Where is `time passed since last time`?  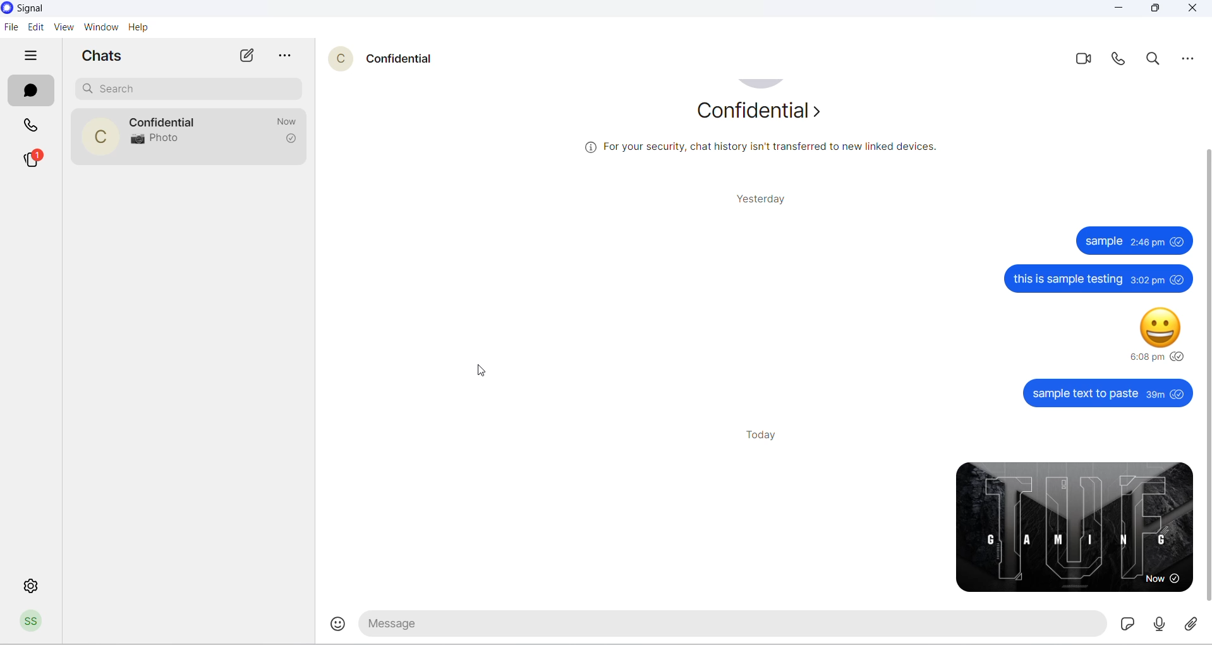
time passed since last time is located at coordinates (285, 121).